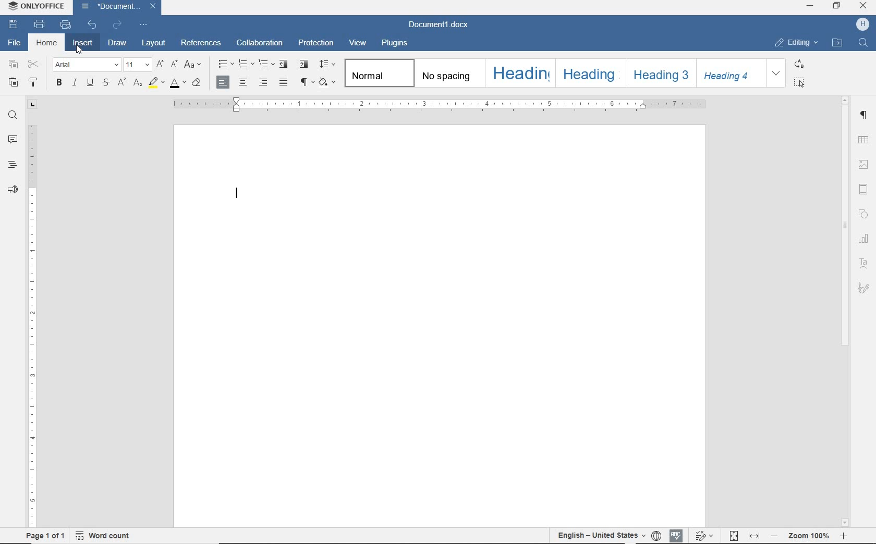  Describe the element at coordinates (601, 536) in the screenshot. I see `English- United States(text language)` at that location.